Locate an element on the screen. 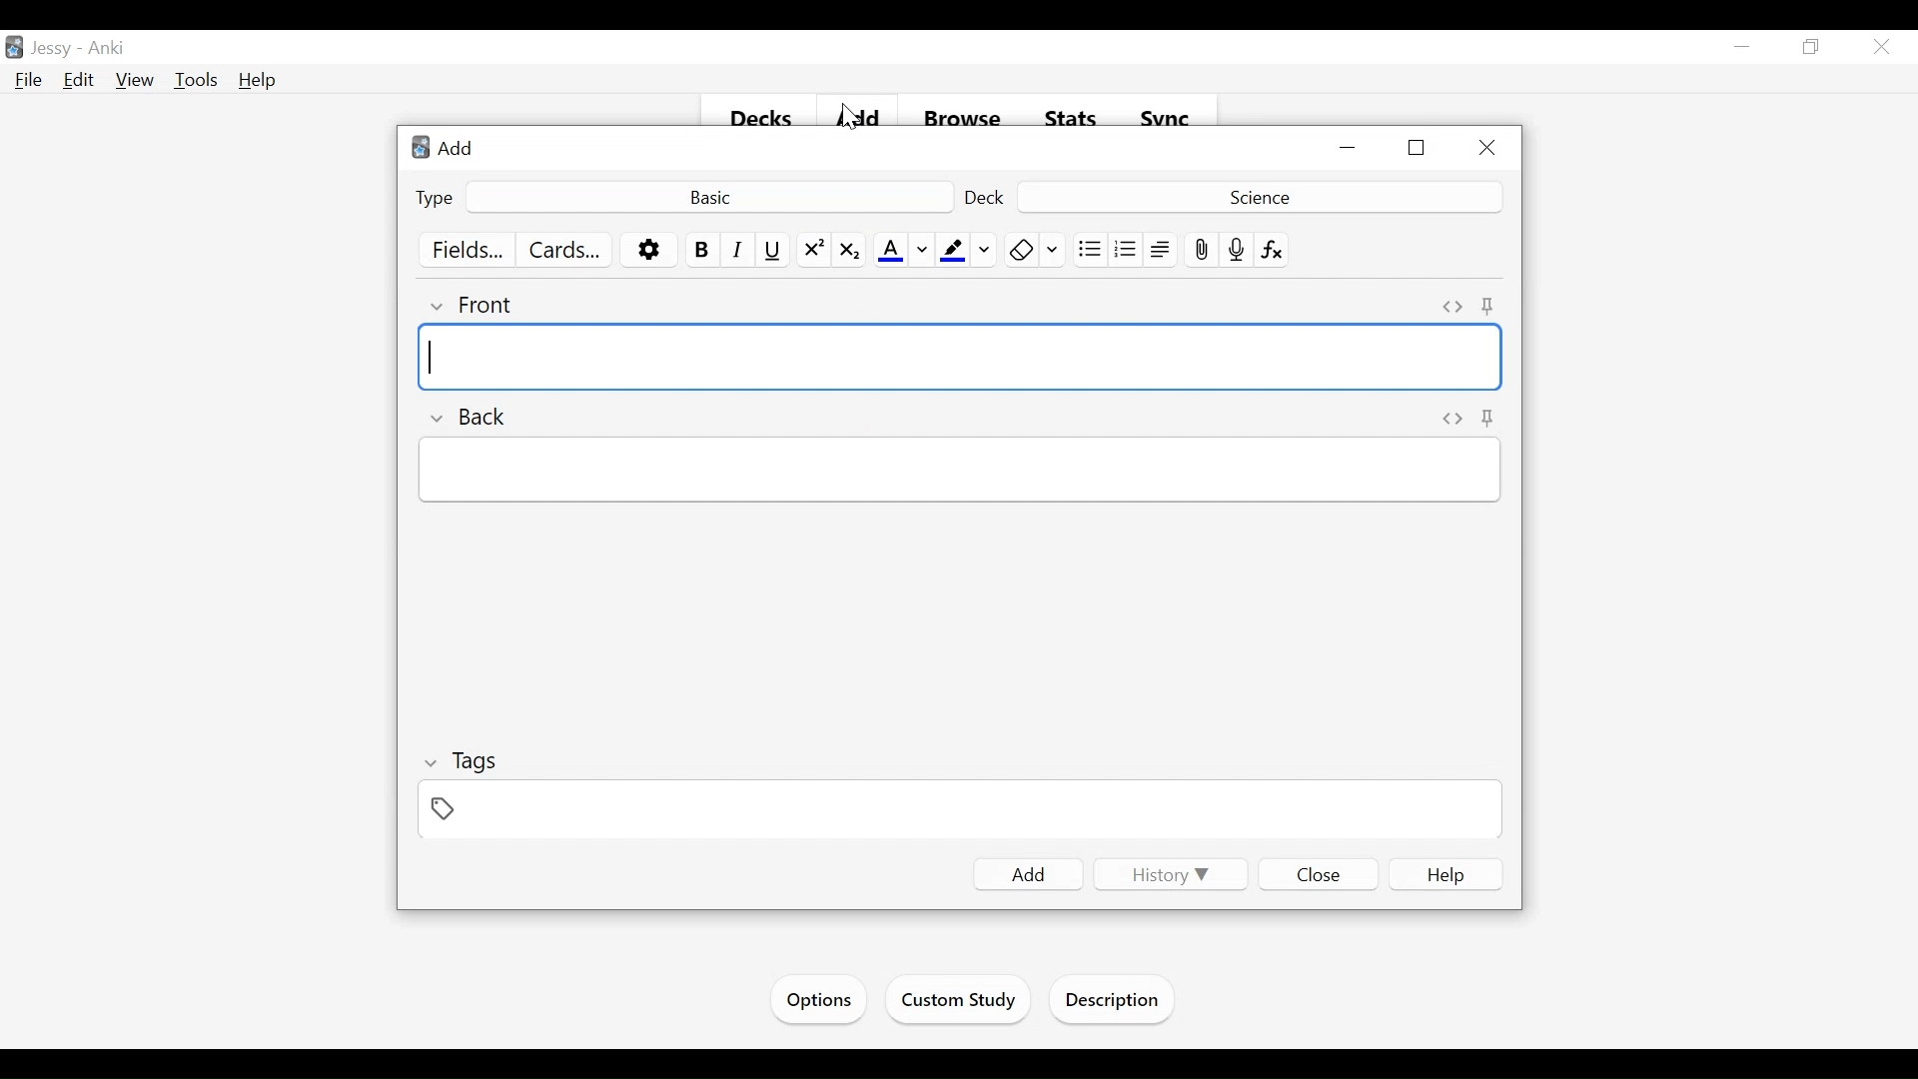 The width and height of the screenshot is (1918, 1079). Customize Cards Template is located at coordinates (565, 250).